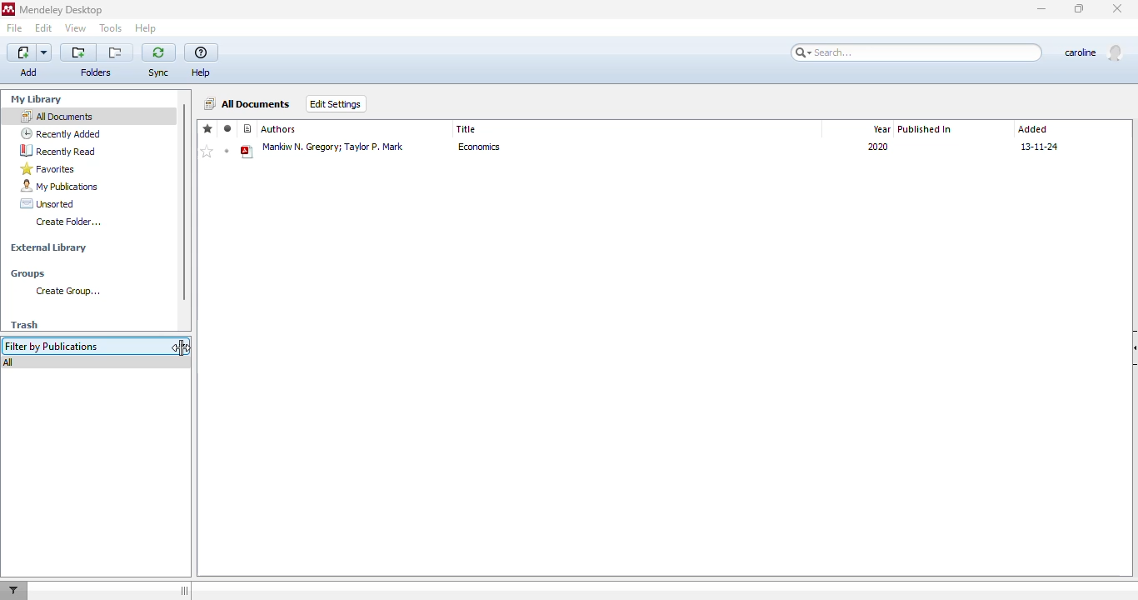  Describe the element at coordinates (487, 151) in the screenshot. I see `economics` at that location.